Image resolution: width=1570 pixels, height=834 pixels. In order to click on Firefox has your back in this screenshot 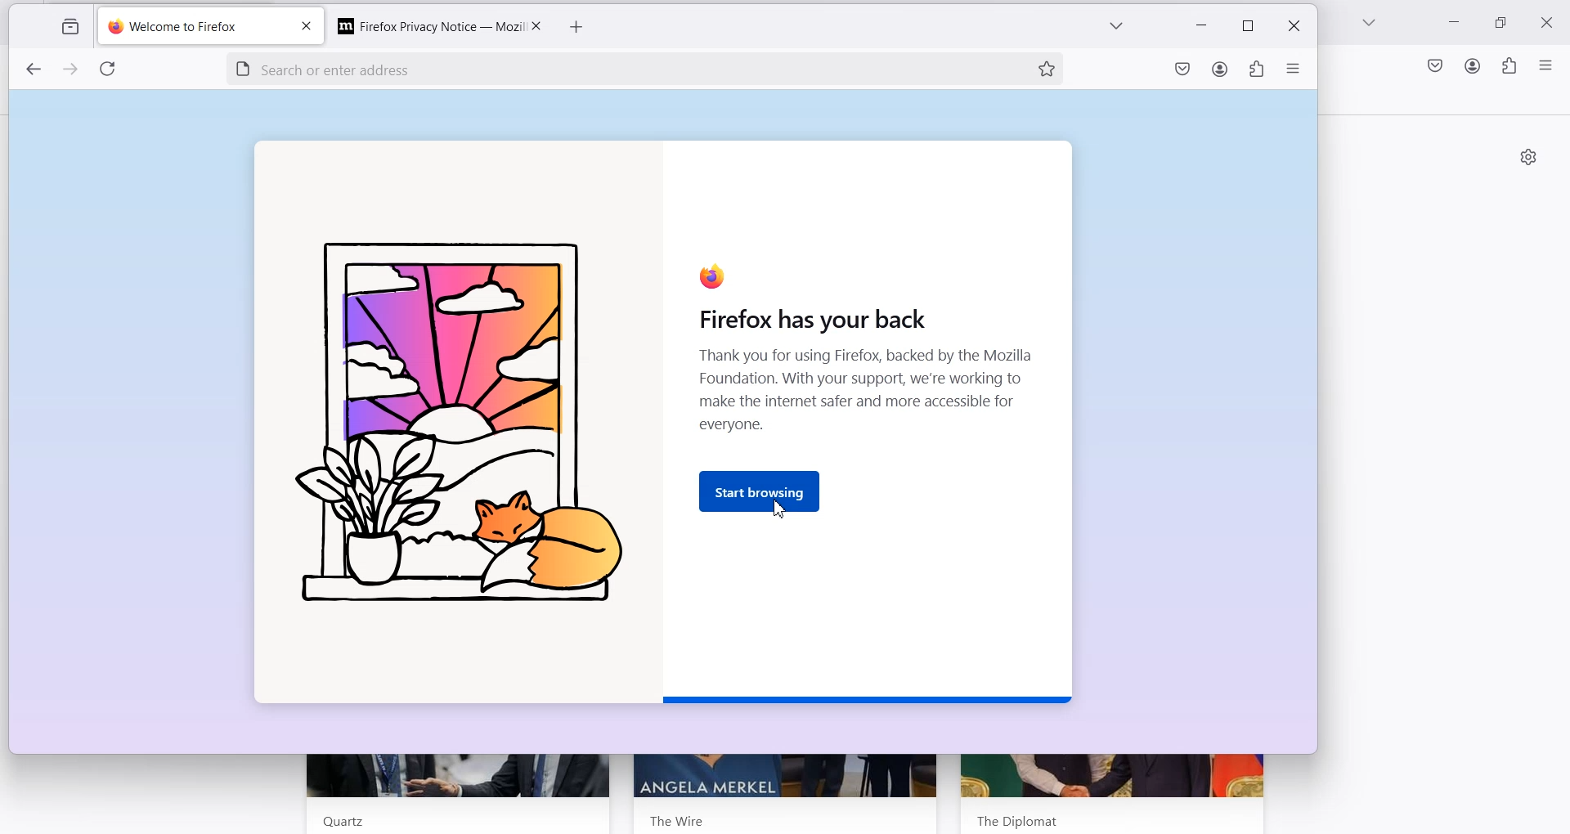, I will do `click(801, 321)`.